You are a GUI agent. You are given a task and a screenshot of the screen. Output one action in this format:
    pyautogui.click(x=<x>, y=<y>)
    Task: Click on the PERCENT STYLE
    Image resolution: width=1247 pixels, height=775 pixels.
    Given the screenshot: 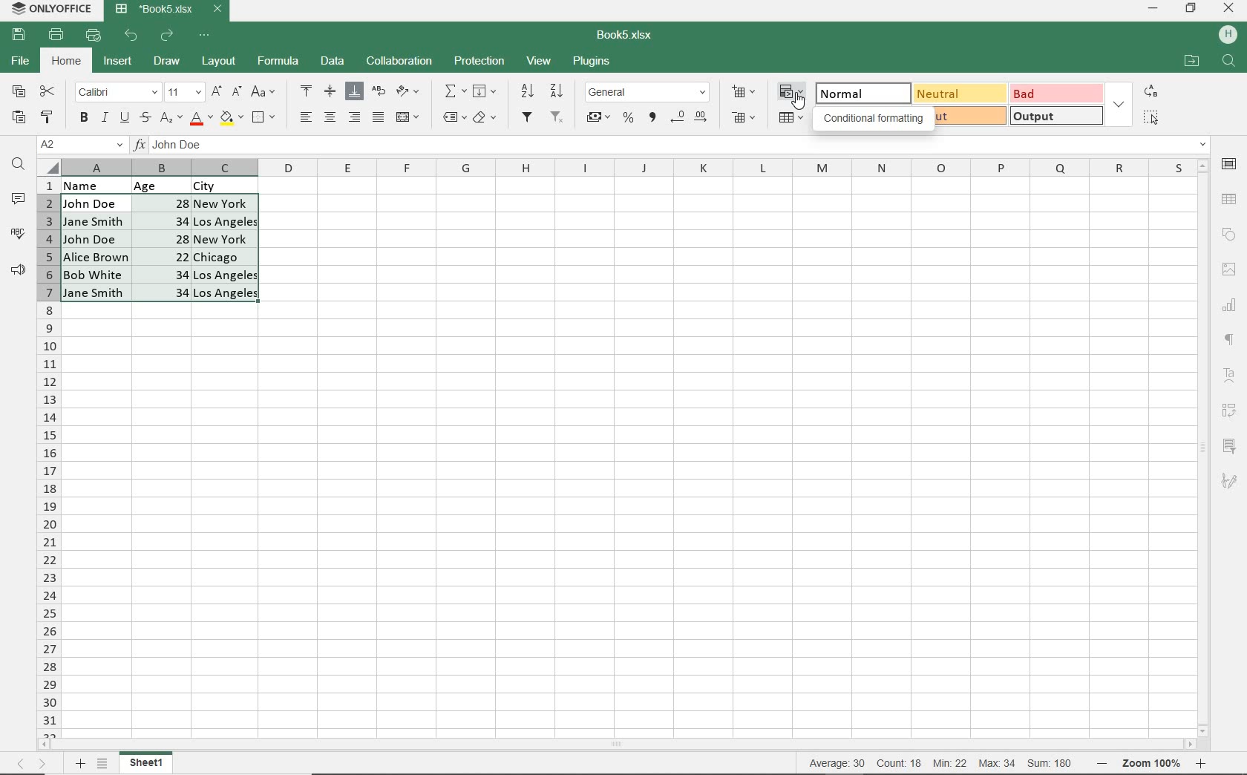 What is the action you would take?
    pyautogui.click(x=627, y=118)
    